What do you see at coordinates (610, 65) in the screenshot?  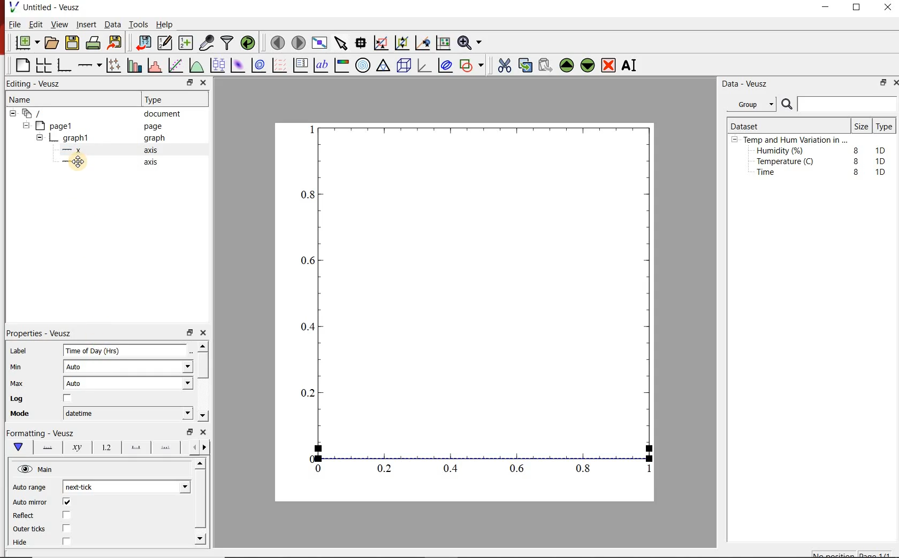 I see `Remove the selected widget` at bounding box center [610, 65].